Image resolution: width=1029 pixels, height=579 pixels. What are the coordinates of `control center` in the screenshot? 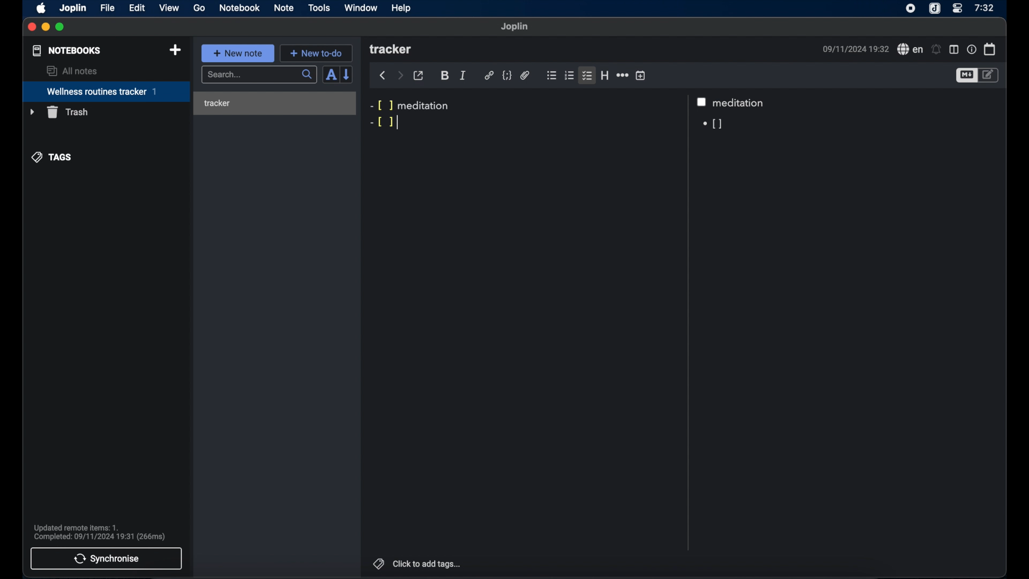 It's located at (958, 9).